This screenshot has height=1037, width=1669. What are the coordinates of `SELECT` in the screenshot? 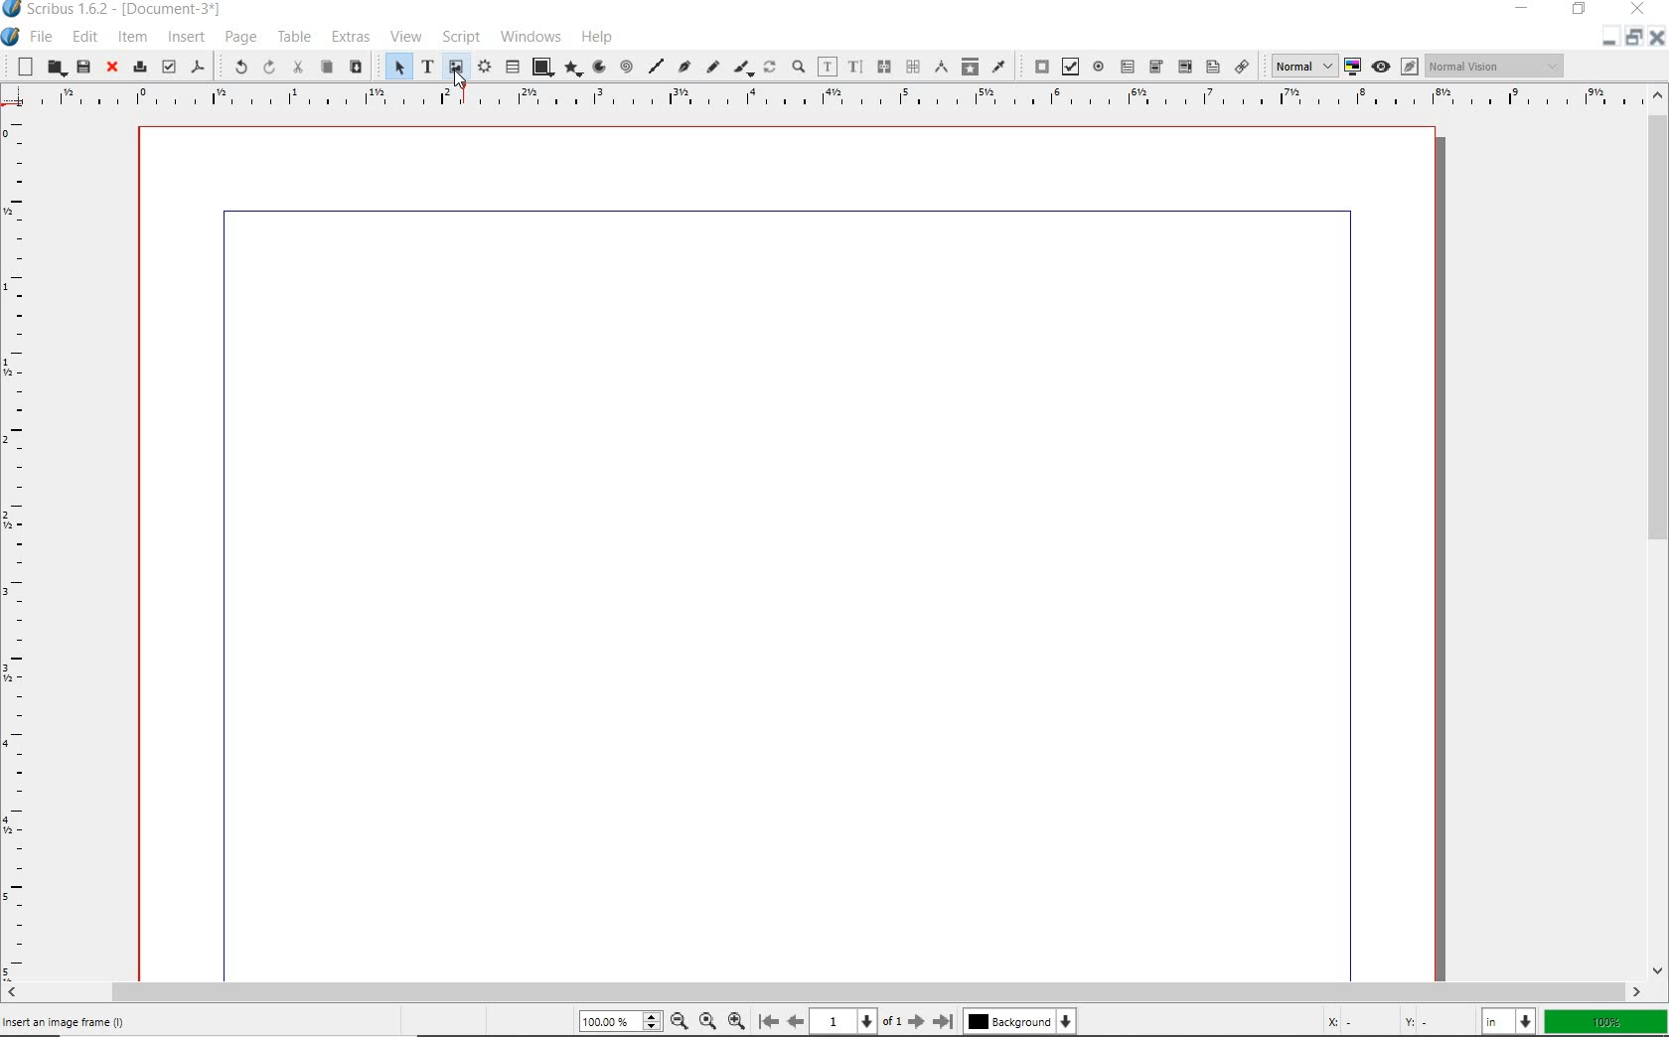 It's located at (397, 66).